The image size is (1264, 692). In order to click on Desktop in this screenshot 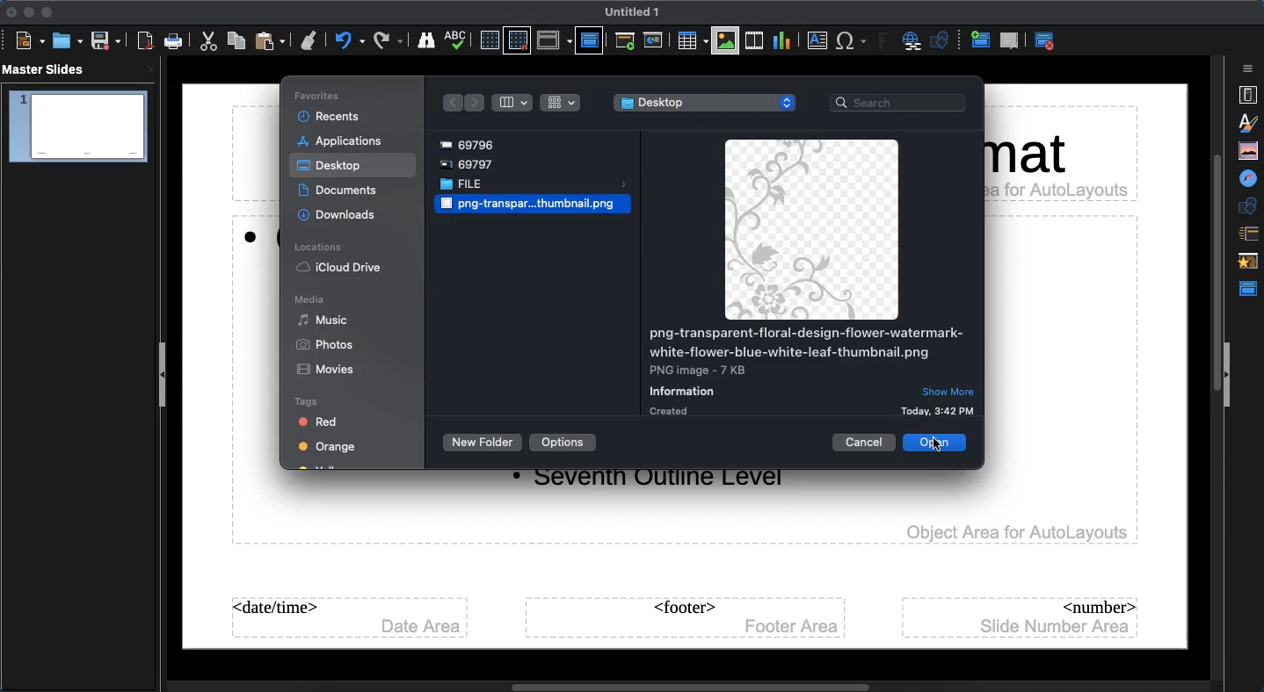, I will do `click(706, 103)`.